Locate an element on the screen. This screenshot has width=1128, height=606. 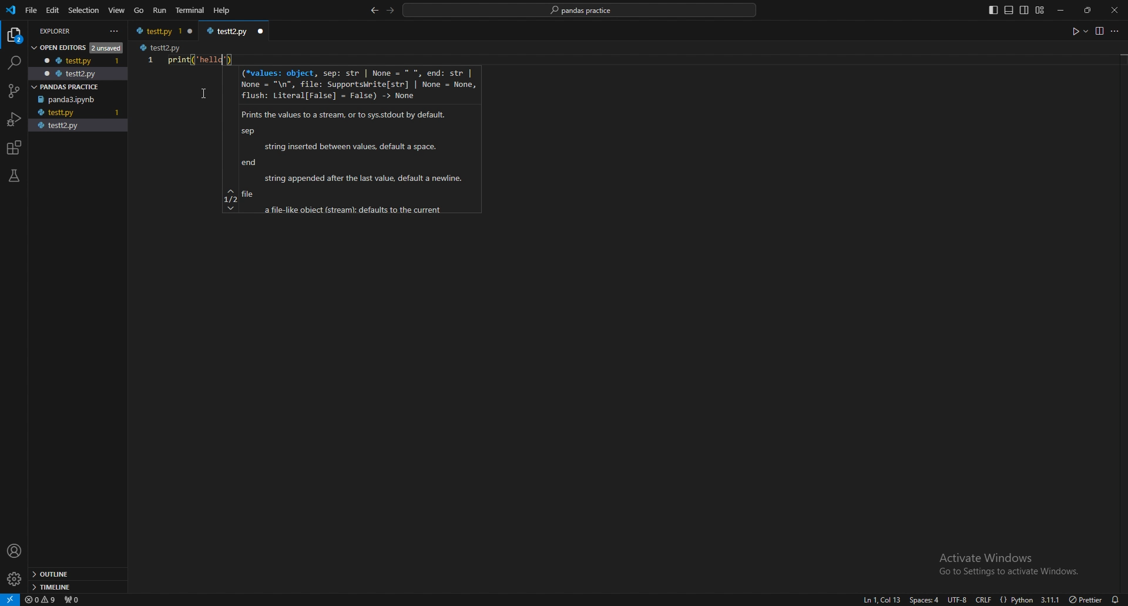
explorer is located at coordinates (15, 35).